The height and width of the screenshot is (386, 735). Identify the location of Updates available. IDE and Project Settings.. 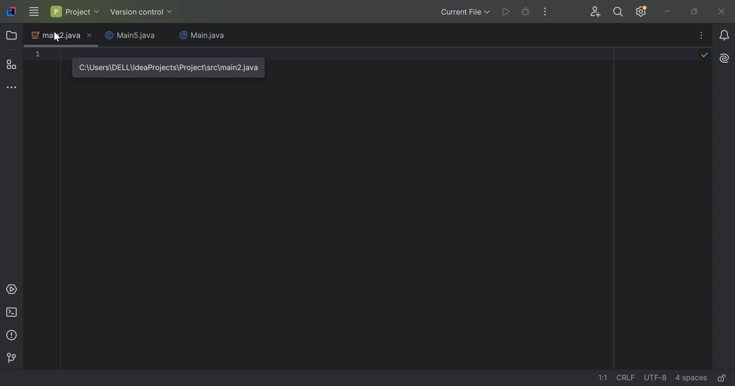
(642, 11).